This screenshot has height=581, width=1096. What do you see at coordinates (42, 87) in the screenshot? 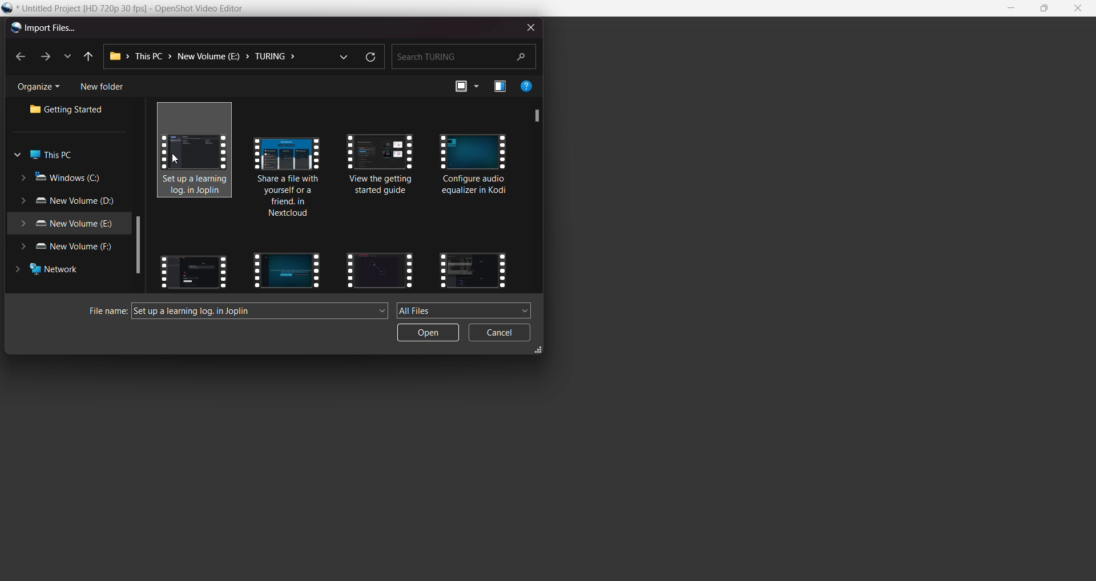
I see `organize` at bounding box center [42, 87].